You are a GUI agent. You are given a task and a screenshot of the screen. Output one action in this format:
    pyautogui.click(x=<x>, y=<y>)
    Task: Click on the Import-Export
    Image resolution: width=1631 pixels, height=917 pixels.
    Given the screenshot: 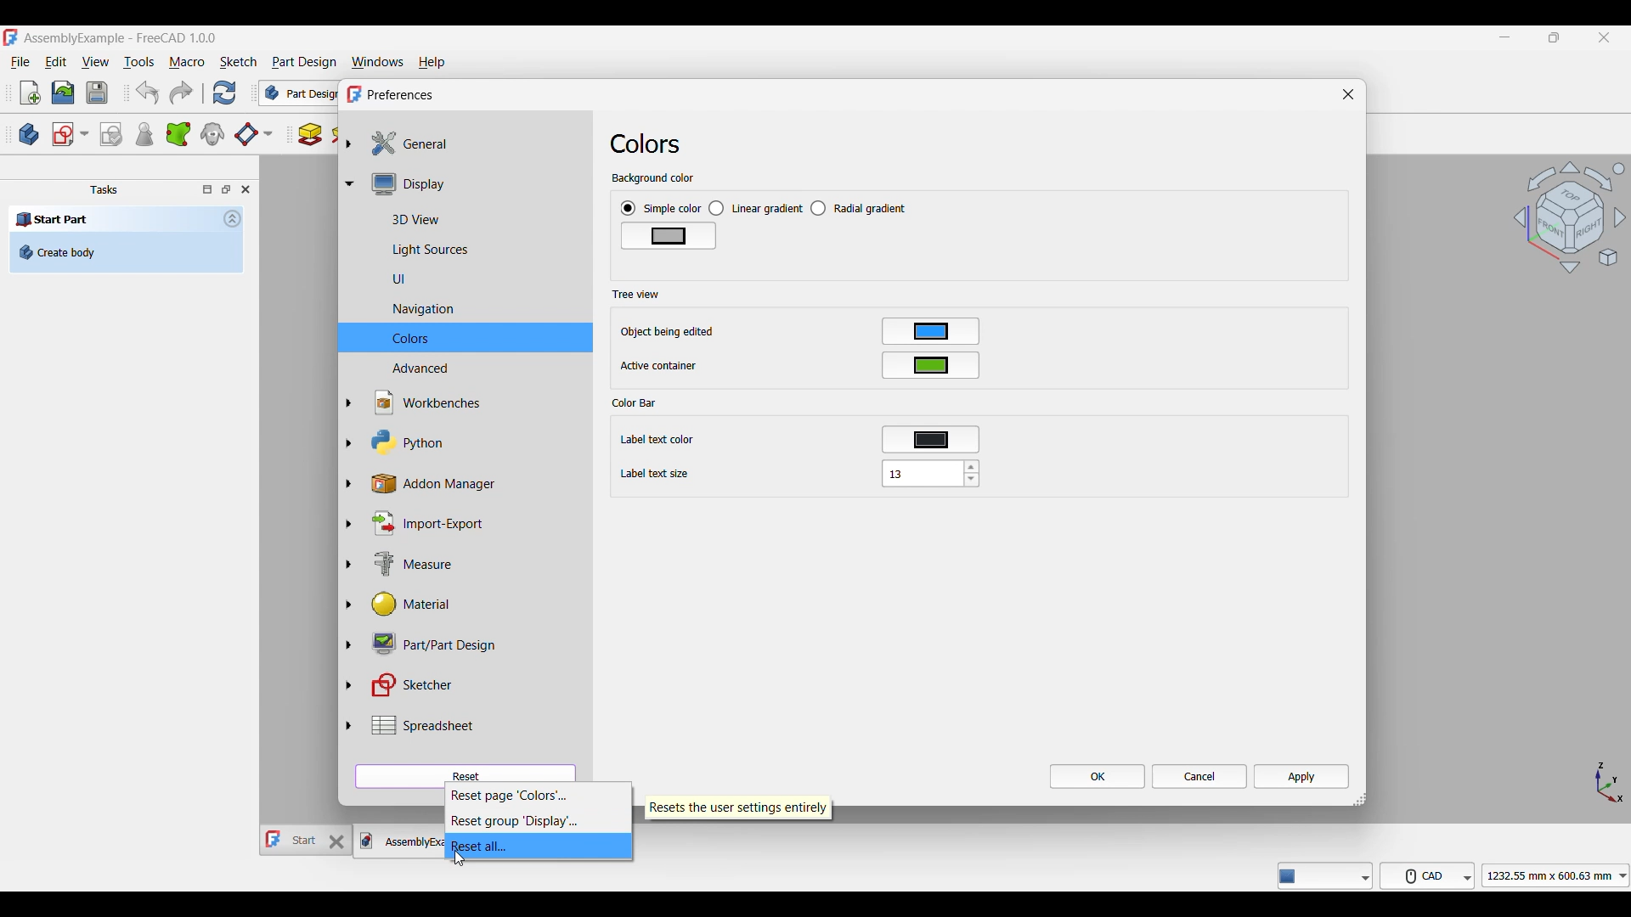 What is the action you would take?
    pyautogui.click(x=420, y=525)
    